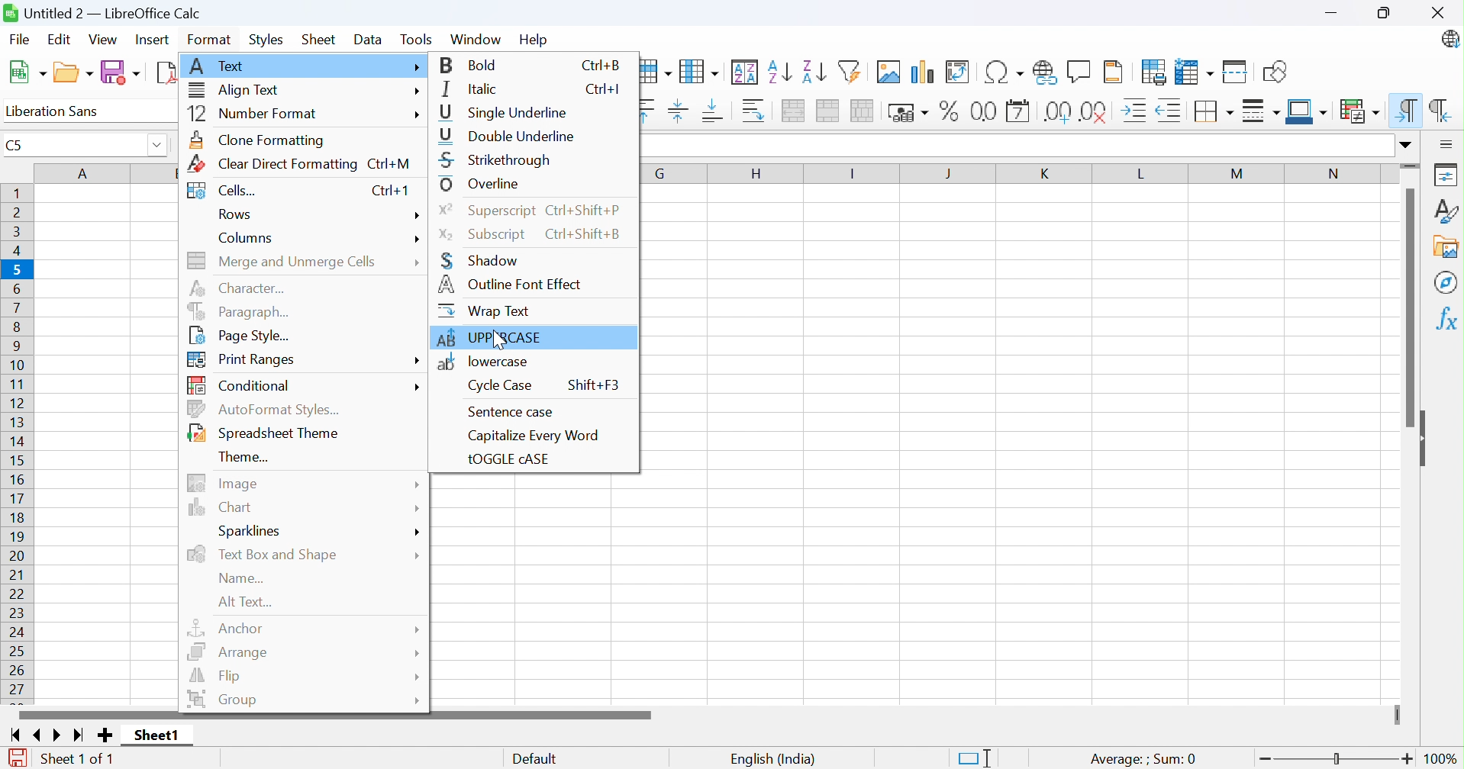  Describe the element at coordinates (472, 88) in the screenshot. I see `Italic` at that location.